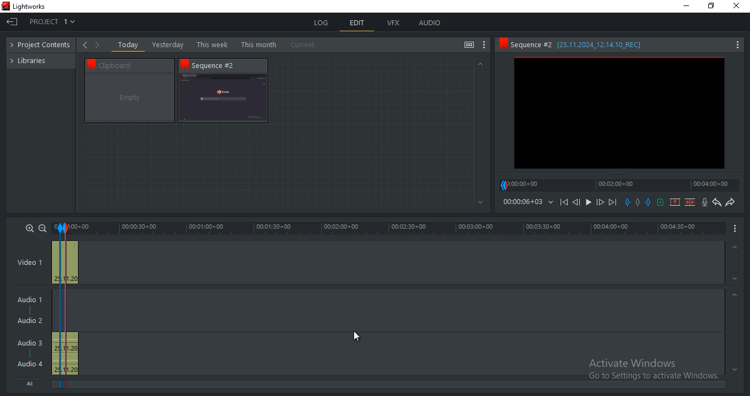 This screenshot has width=750, height=396. Describe the element at coordinates (599, 202) in the screenshot. I see `Nudge one frame forward` at that location.